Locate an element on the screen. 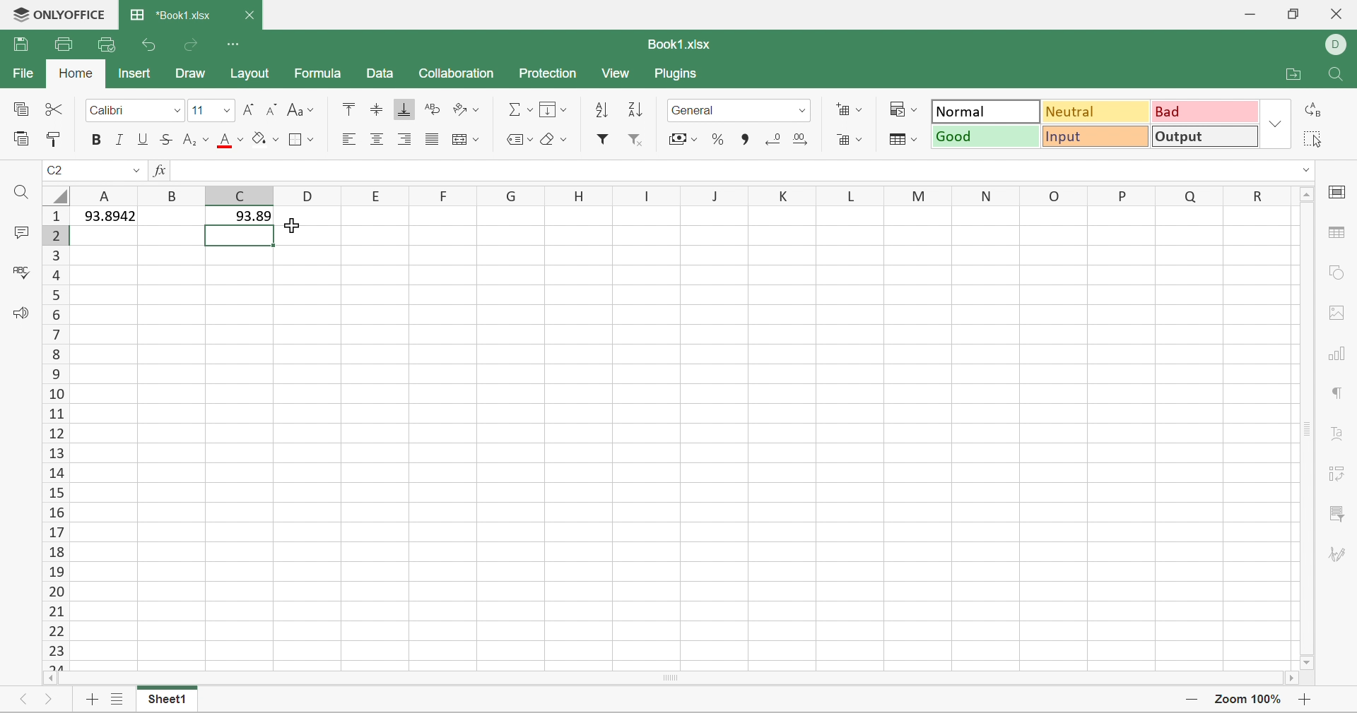 This screenshot has height=713, width=1357. Copy Style is located at coordinates (58, 140).